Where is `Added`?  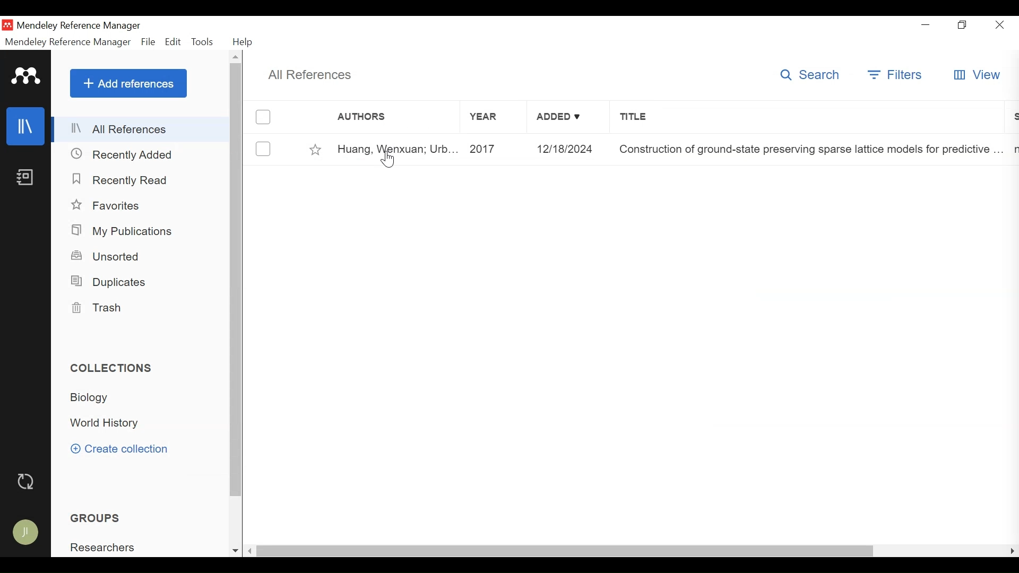 Added is located at coordinates (568, 117).